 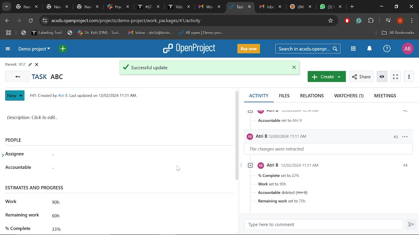 What do you see at coordinates (9, 33) in the screenshot?
I see `Tab groups` at bounding box center [9, 33].